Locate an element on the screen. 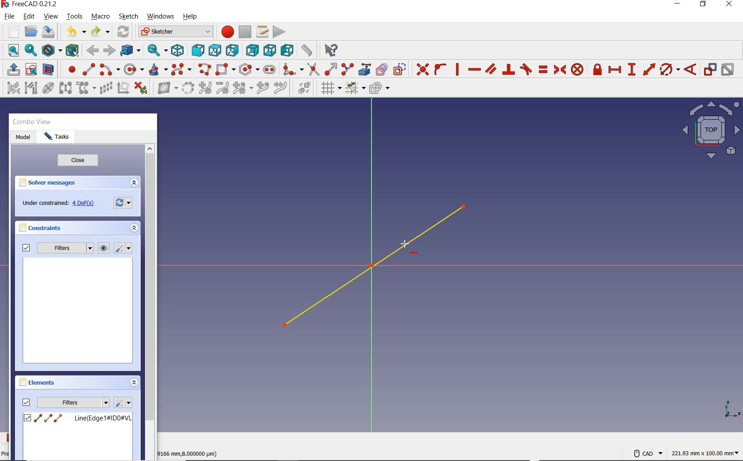 The image size is (743, 461). SPLIT EDGE is located at coordinates (348, 68).